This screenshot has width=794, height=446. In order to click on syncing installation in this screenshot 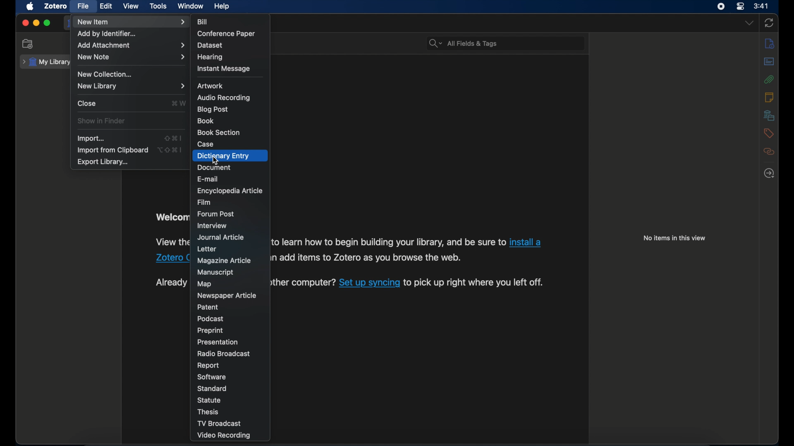, I will do `click(169, 282)`.